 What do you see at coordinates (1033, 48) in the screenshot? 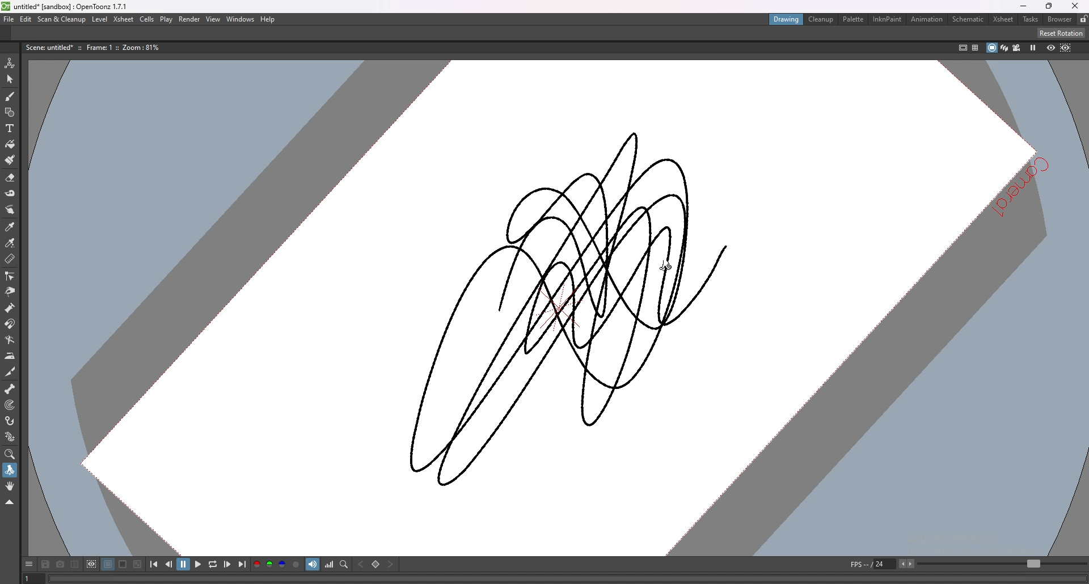
I see `freeze` at bounding box center [1033, 48].